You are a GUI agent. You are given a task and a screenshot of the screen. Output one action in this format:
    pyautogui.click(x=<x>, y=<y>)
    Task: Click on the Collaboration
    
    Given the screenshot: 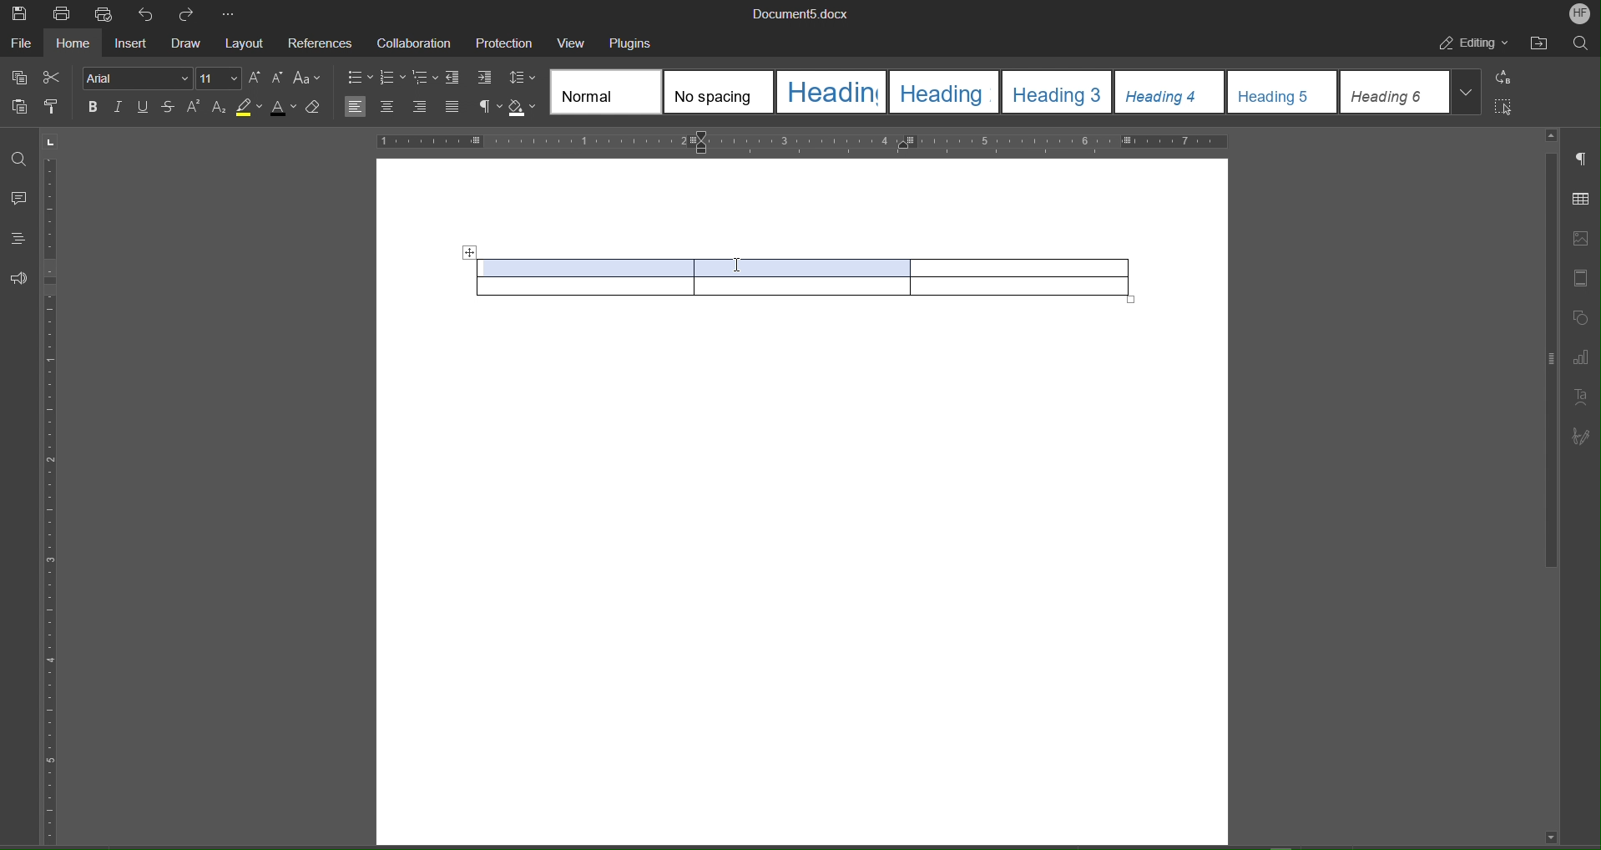 What is the action you would take?
    pyautogui.click(x=414, y=43)
    